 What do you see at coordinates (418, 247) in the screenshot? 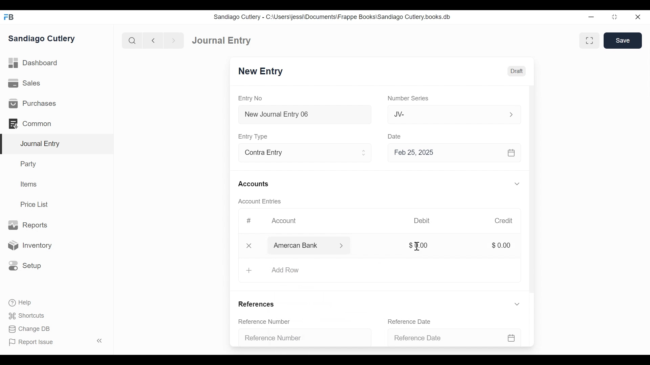
I see `text Cursor` at bounding box center [418, 247].